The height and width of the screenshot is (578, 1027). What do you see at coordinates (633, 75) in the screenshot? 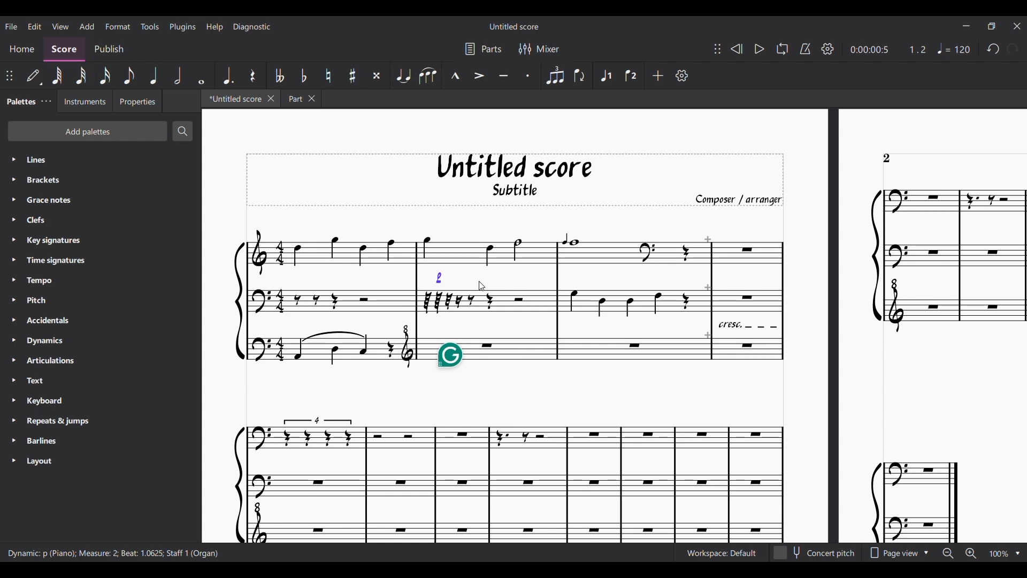
I see `Voice 2` at bounding box center [633, 75].